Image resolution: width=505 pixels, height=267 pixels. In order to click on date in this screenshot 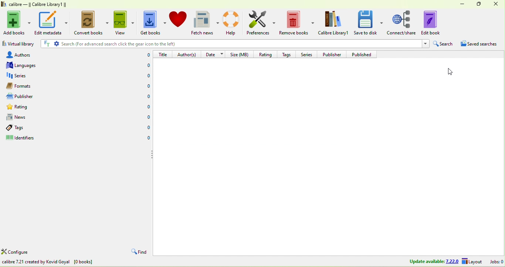, I will do `click(214, 54)`.